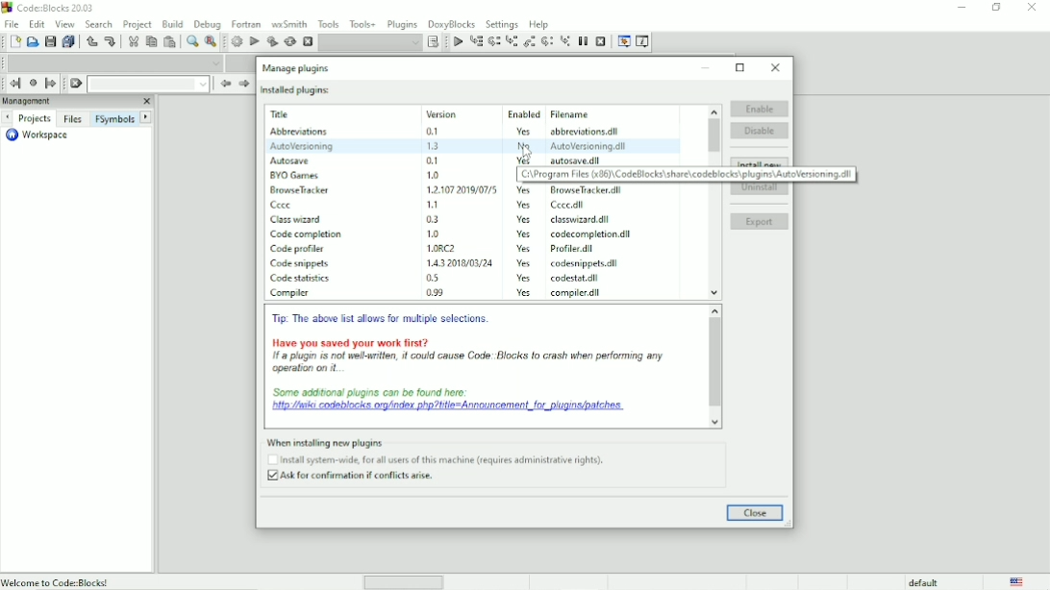 The image size is (1050, 590). Describe the element at coordinates (132, 42) in the screenshot. I see `Cut` at that location.